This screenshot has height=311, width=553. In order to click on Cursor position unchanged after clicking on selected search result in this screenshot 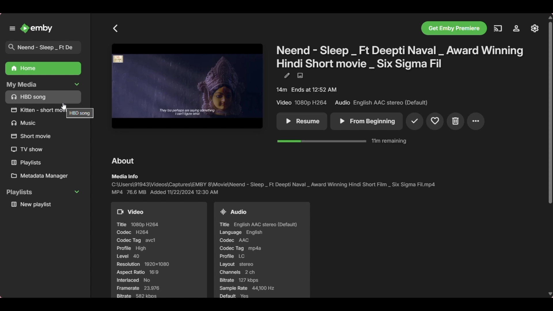, I will do `click(64, 106)`.